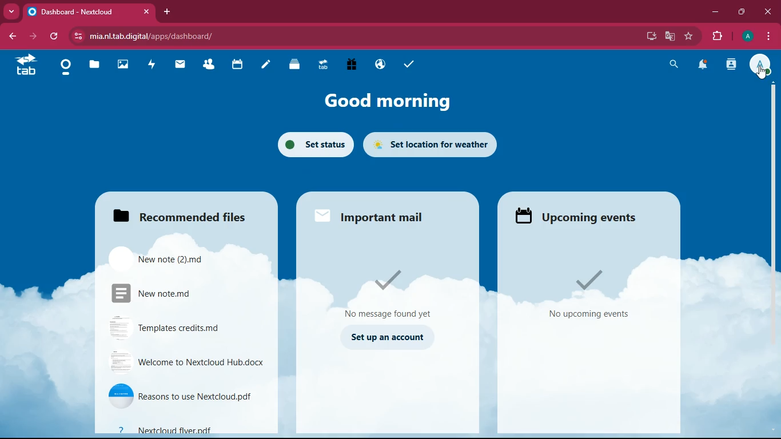 This screenshot has width=781, height=439. What do you see at coordinates (207, 65) in the screenshot?
I see `friends` at bounding box center [207, 65].